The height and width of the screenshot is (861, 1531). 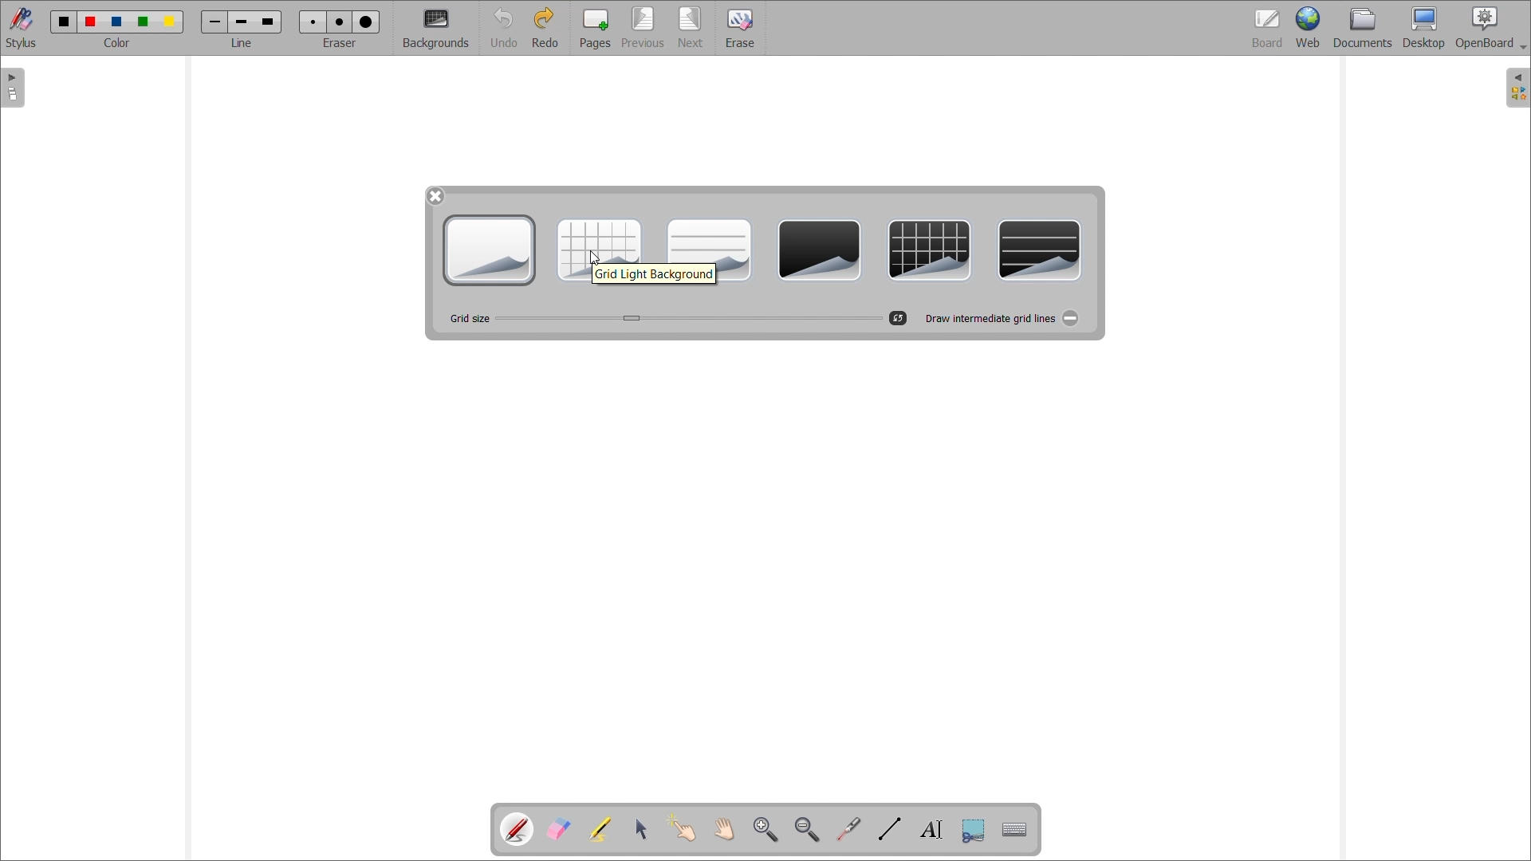 What do you see at coordinates (691, 29) in the screenshot?
I see `Go to next page` at bounding box center [691, 29].